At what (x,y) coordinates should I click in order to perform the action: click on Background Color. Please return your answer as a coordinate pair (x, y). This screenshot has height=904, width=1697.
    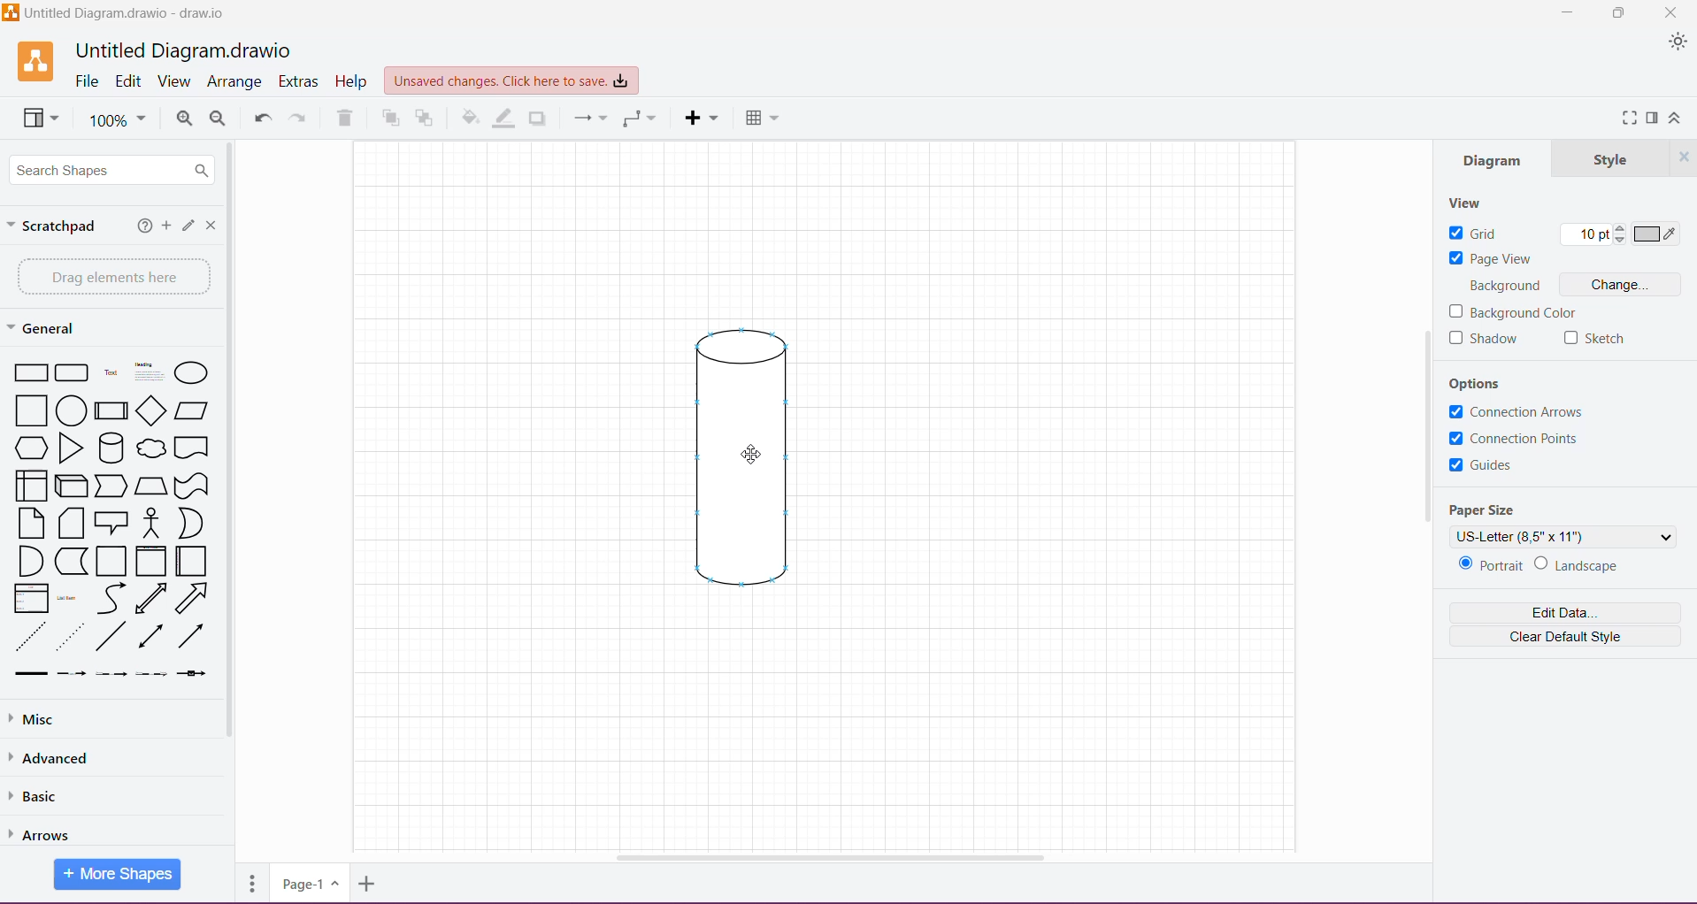
    Looking at the image, I should click on (1522, 311).